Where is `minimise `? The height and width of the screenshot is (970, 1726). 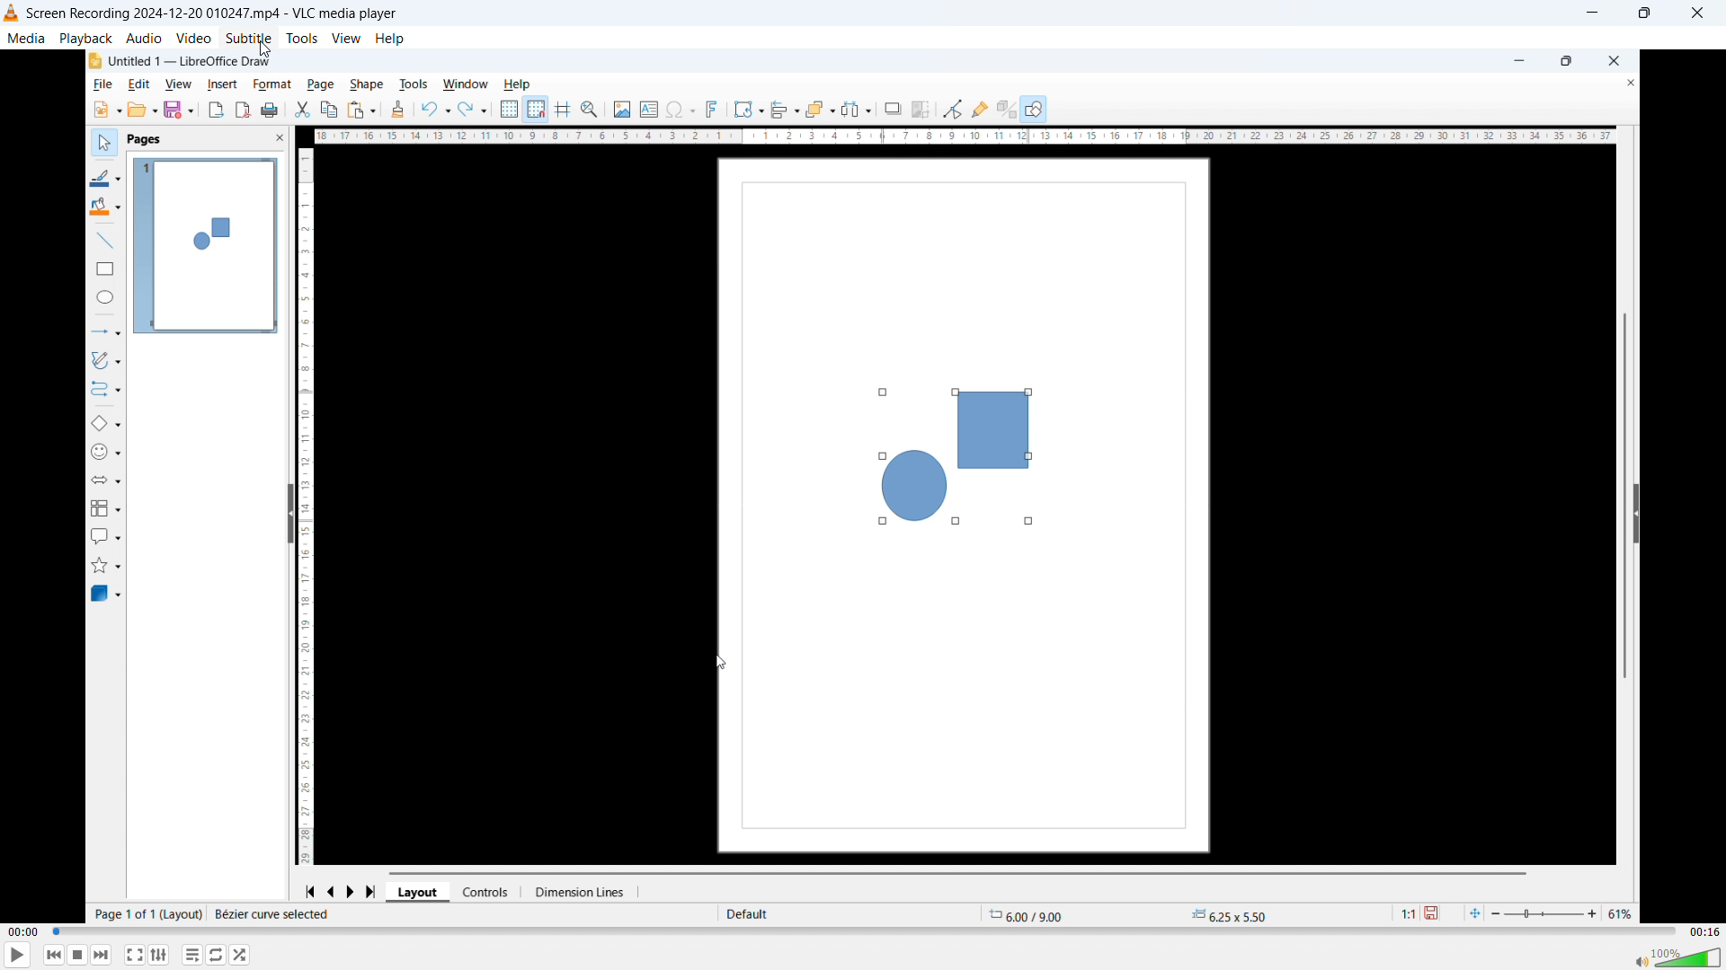
minimise  is located at coordinates (1590, 14).